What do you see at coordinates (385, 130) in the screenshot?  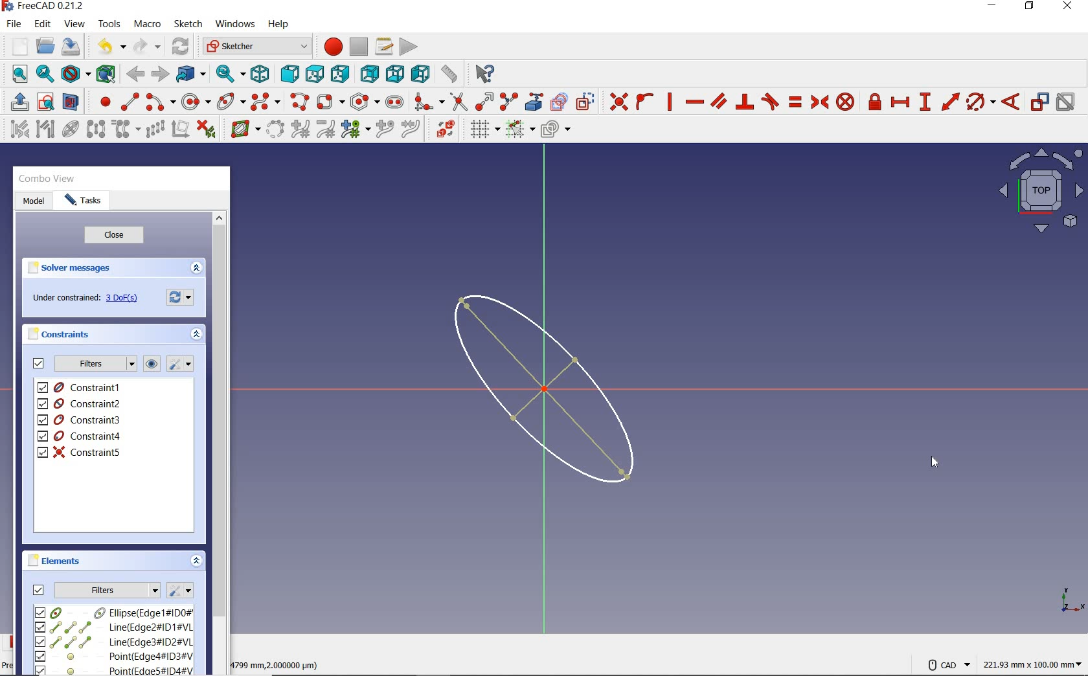 I see `insert knot` at bounding box center [385, 130].